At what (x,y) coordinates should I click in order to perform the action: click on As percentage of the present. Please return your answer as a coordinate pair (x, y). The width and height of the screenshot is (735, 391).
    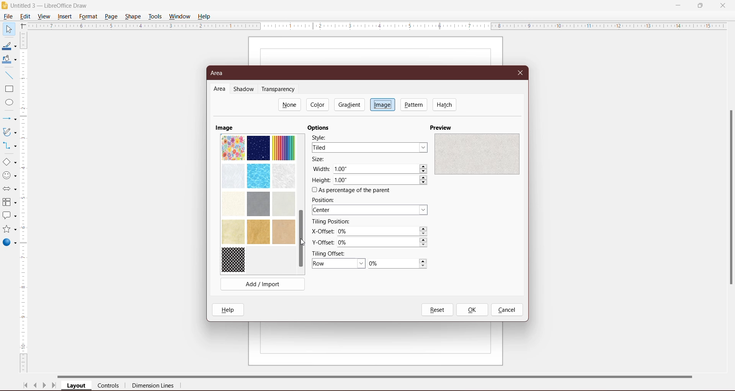
    Looking at the image, I should click on (353, 191).